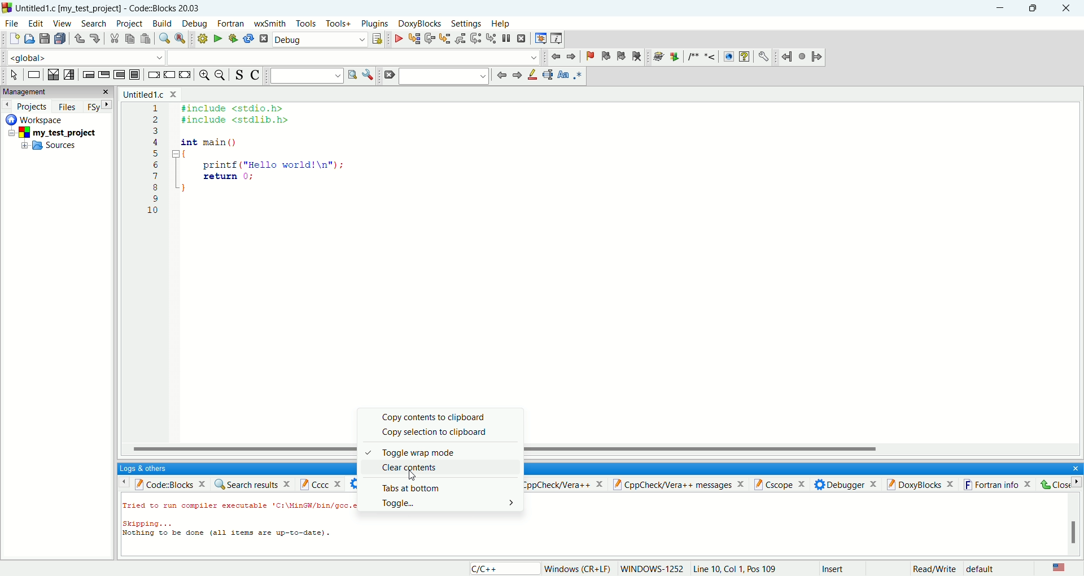 The image size is (1084, 576). I want to click on next jump, so click(789, 58).